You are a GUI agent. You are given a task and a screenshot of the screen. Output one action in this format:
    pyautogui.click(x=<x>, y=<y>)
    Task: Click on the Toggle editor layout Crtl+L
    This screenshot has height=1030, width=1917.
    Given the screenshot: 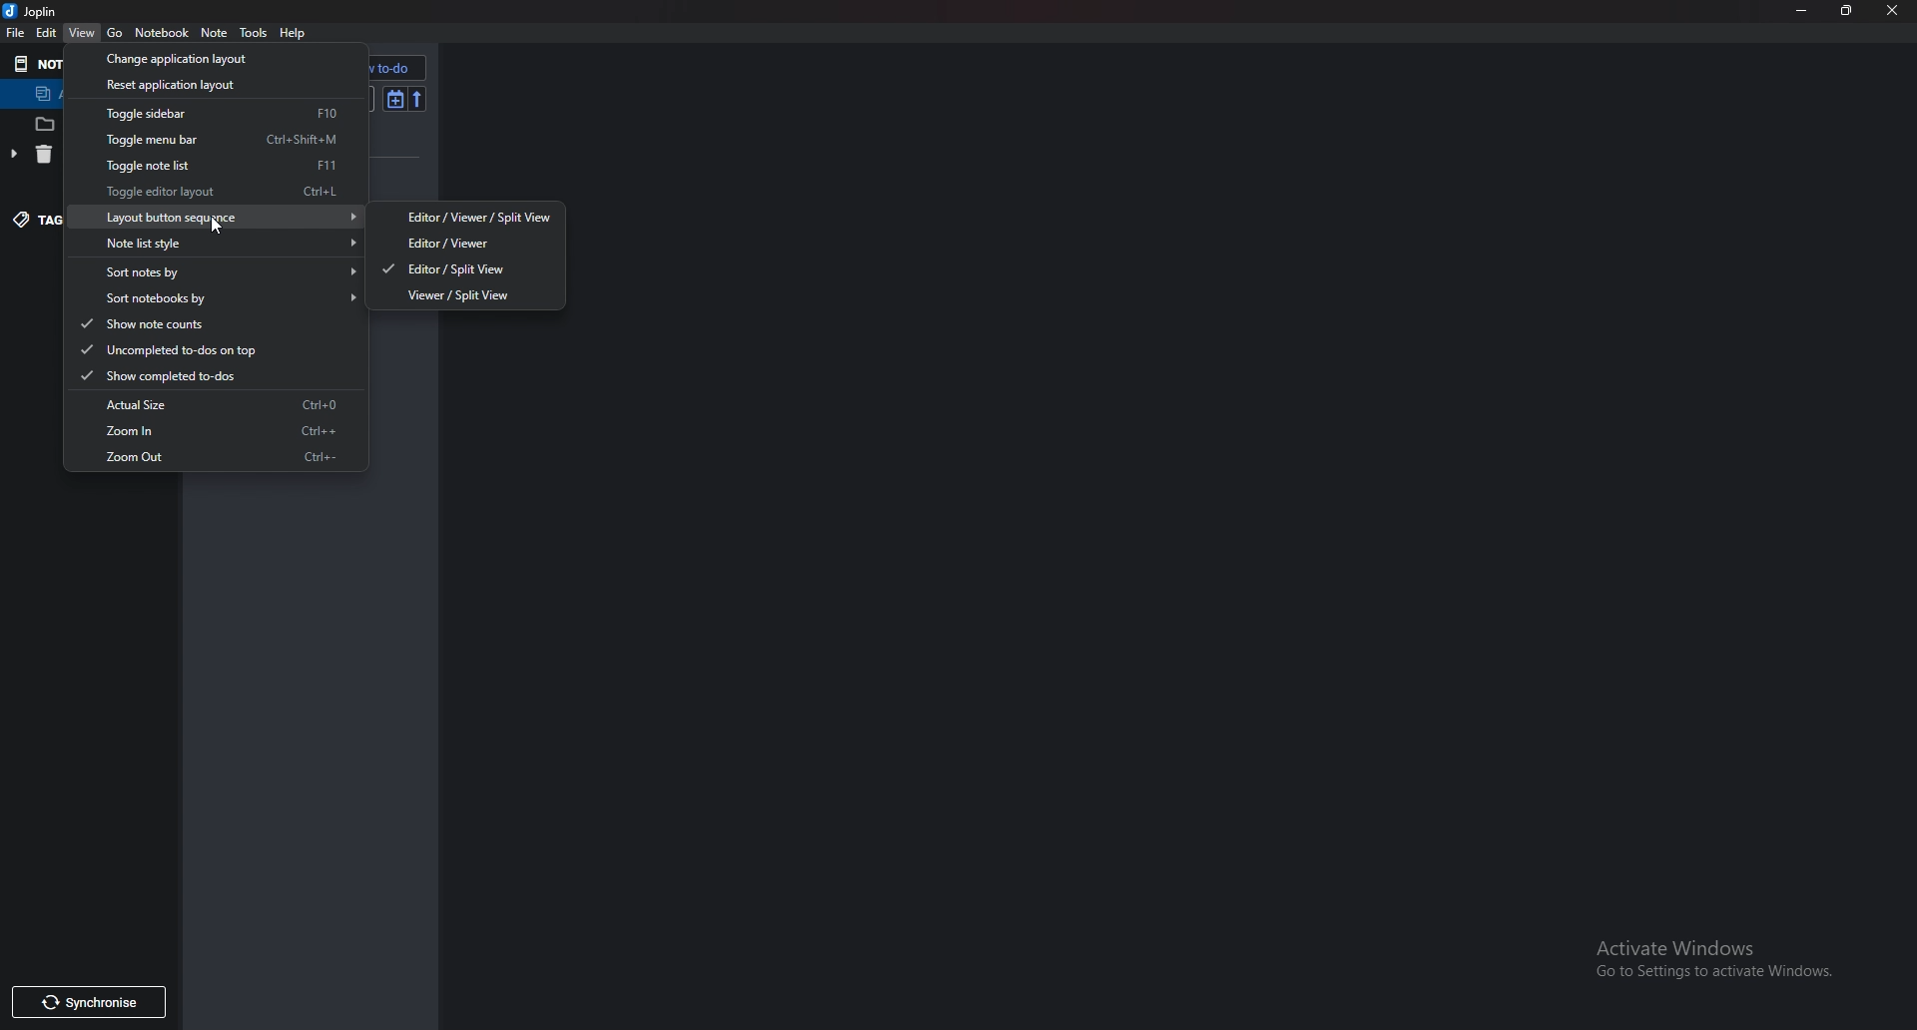 What is the action you would take?
    pyautogui.click(x=214, y=194)
    